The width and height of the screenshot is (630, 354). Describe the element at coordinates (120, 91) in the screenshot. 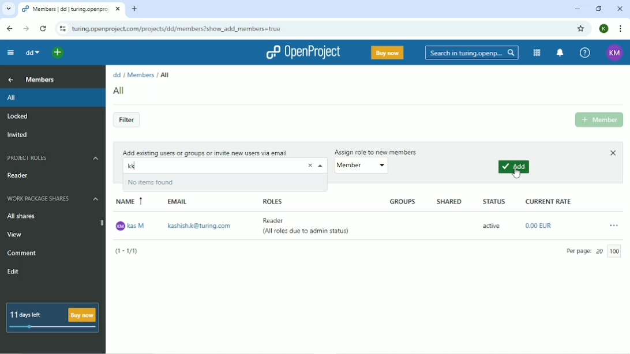

I see `All` at that location.